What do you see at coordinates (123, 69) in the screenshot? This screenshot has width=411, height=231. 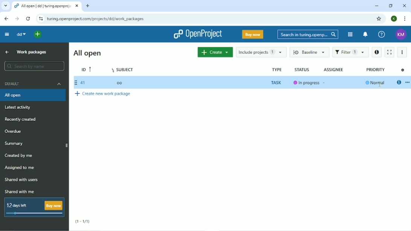 I see `Subject` at bounding box center [123, 69].